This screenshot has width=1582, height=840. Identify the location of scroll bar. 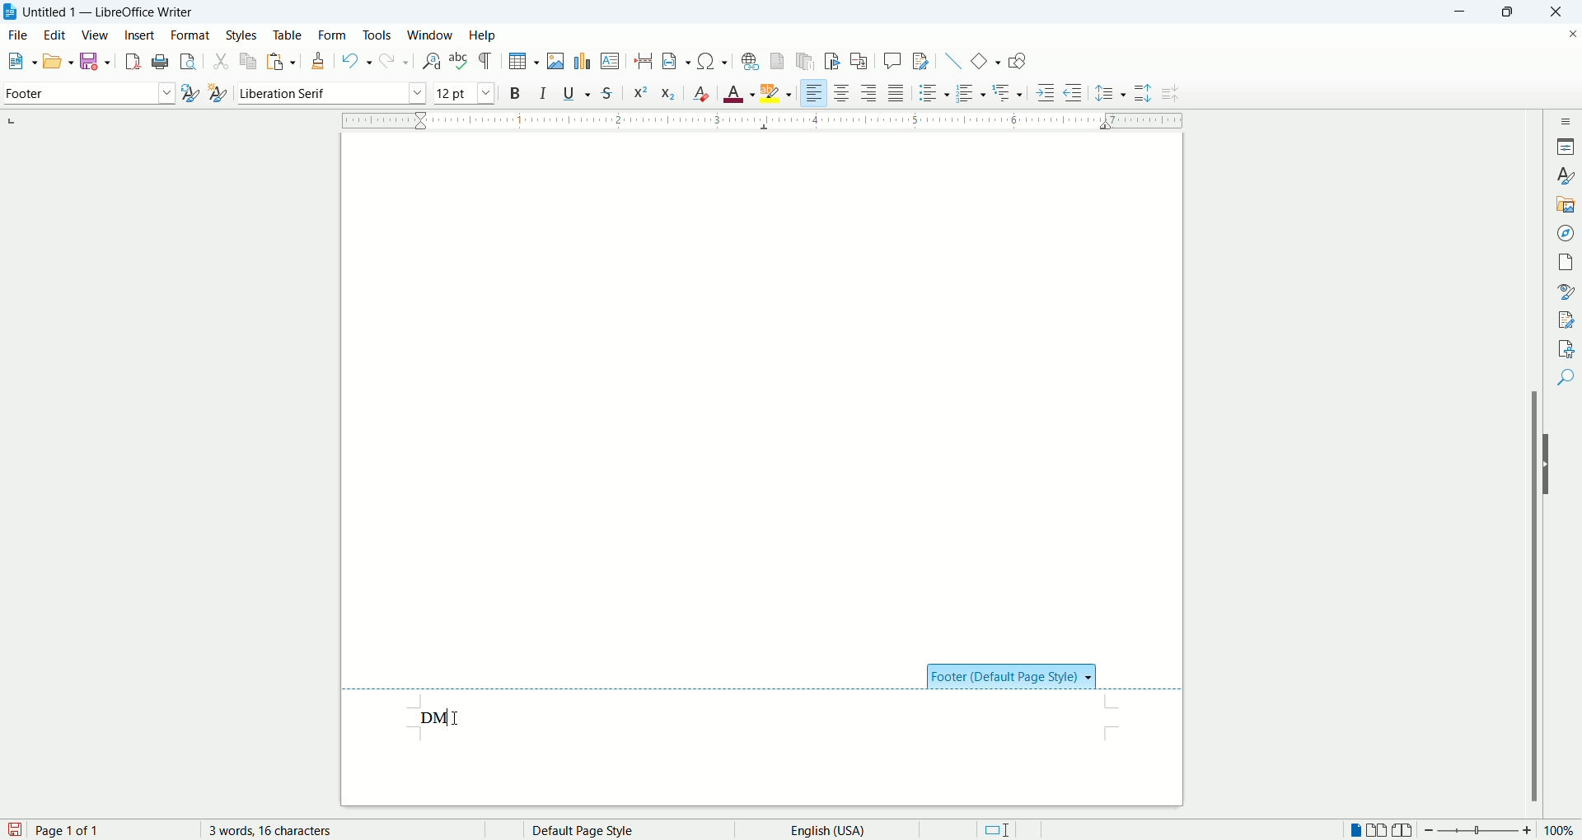
(1537, 463).